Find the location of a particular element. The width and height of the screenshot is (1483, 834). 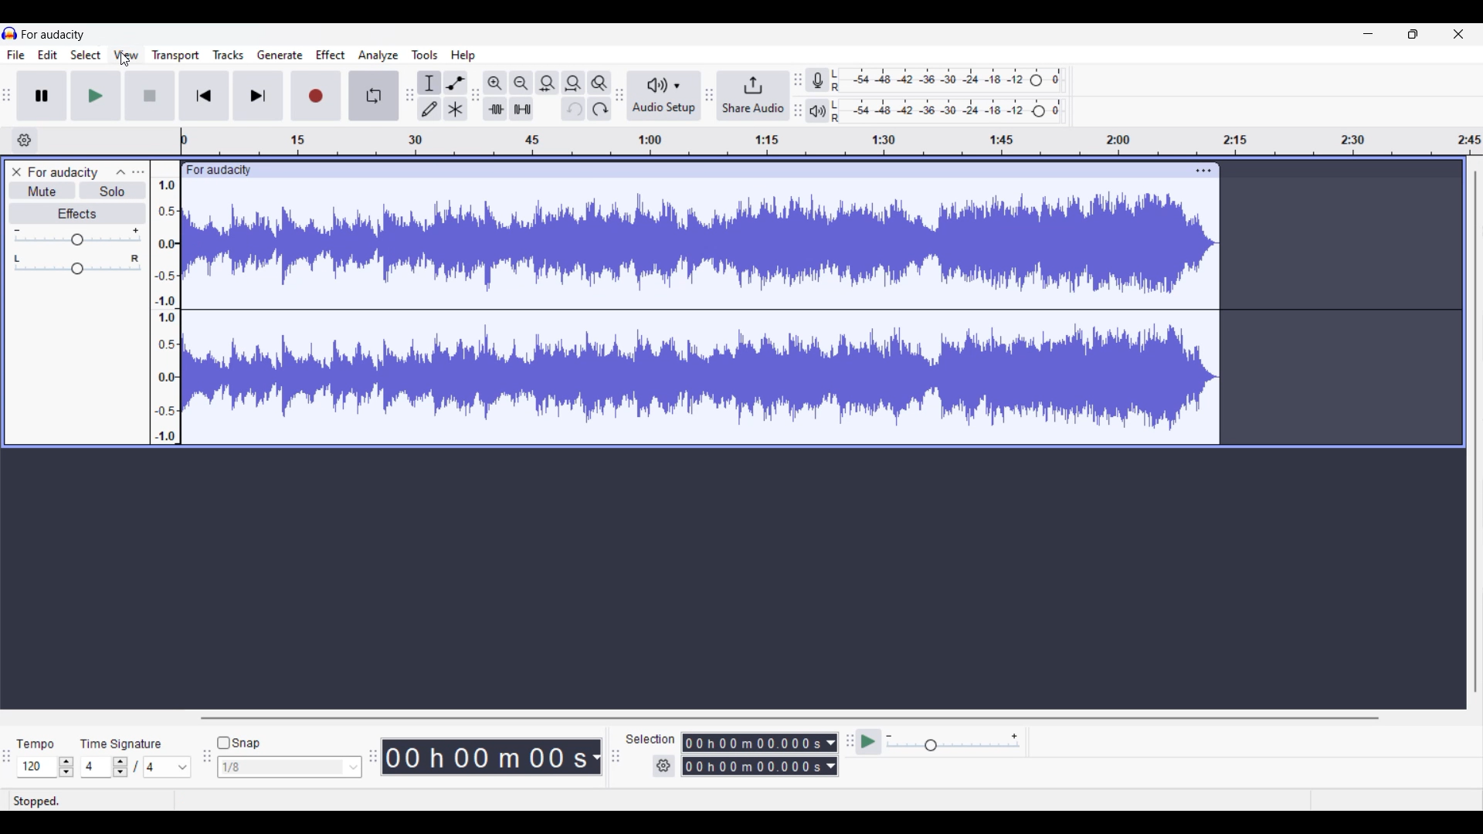

Close track is located at coordinates (17, 172).